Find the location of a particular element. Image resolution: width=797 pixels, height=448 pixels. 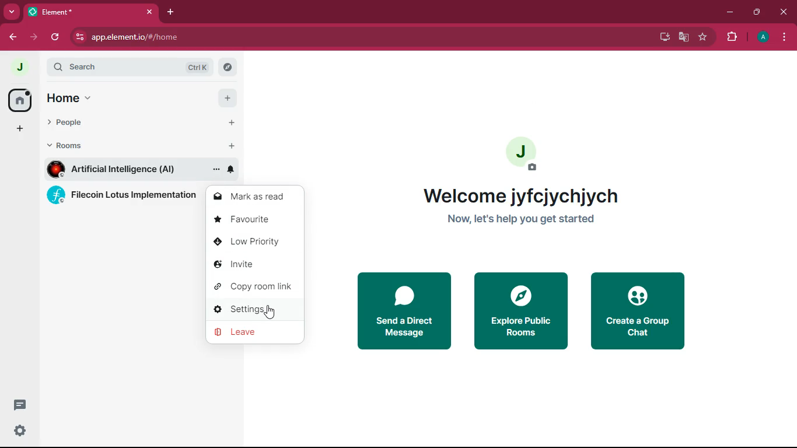

add tab is located at coordinates (173, 13).